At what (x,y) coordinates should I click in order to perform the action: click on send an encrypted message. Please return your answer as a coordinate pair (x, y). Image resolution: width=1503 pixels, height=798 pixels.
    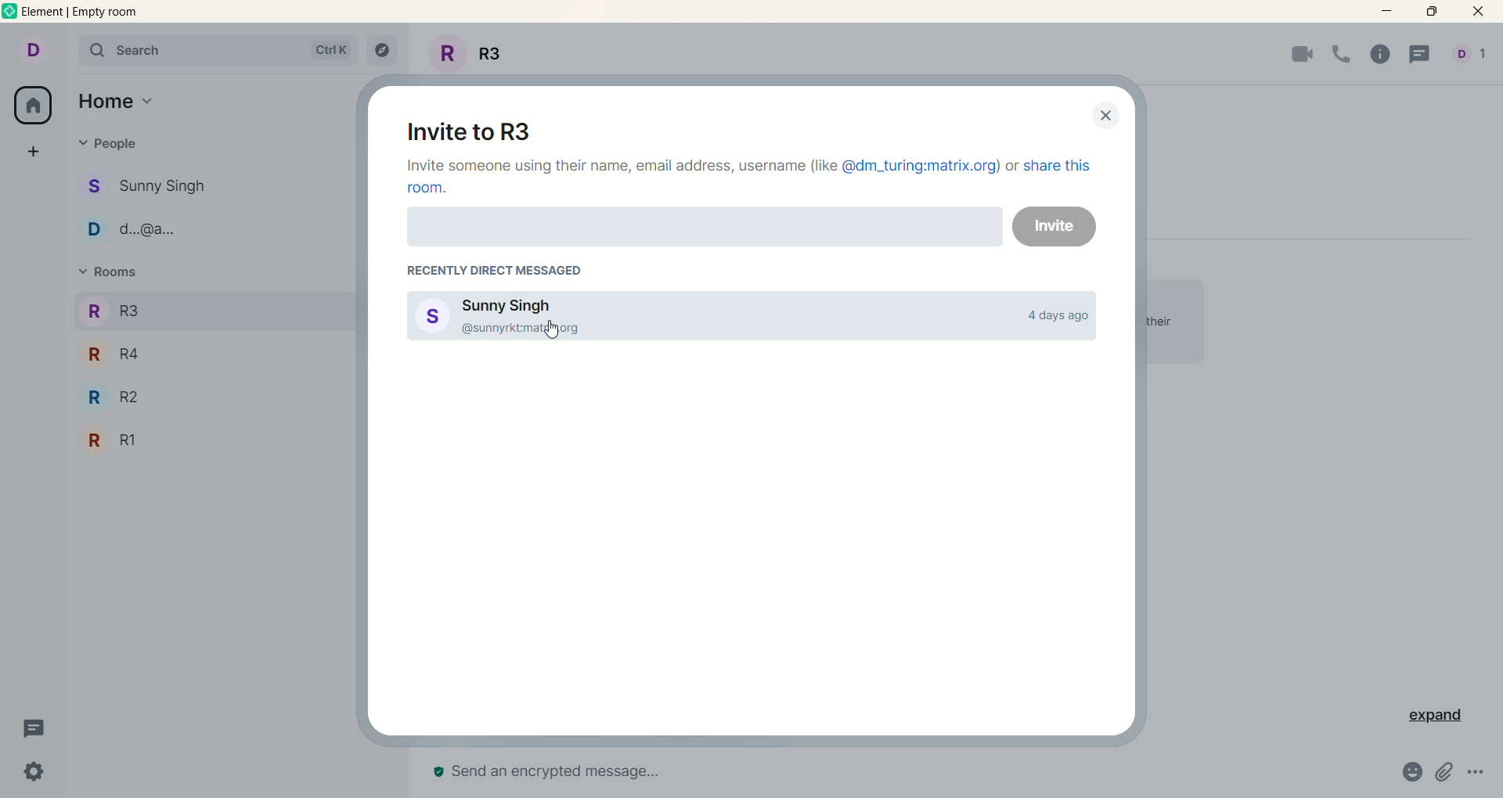
    Looking at the image, I should click on (598, 775).